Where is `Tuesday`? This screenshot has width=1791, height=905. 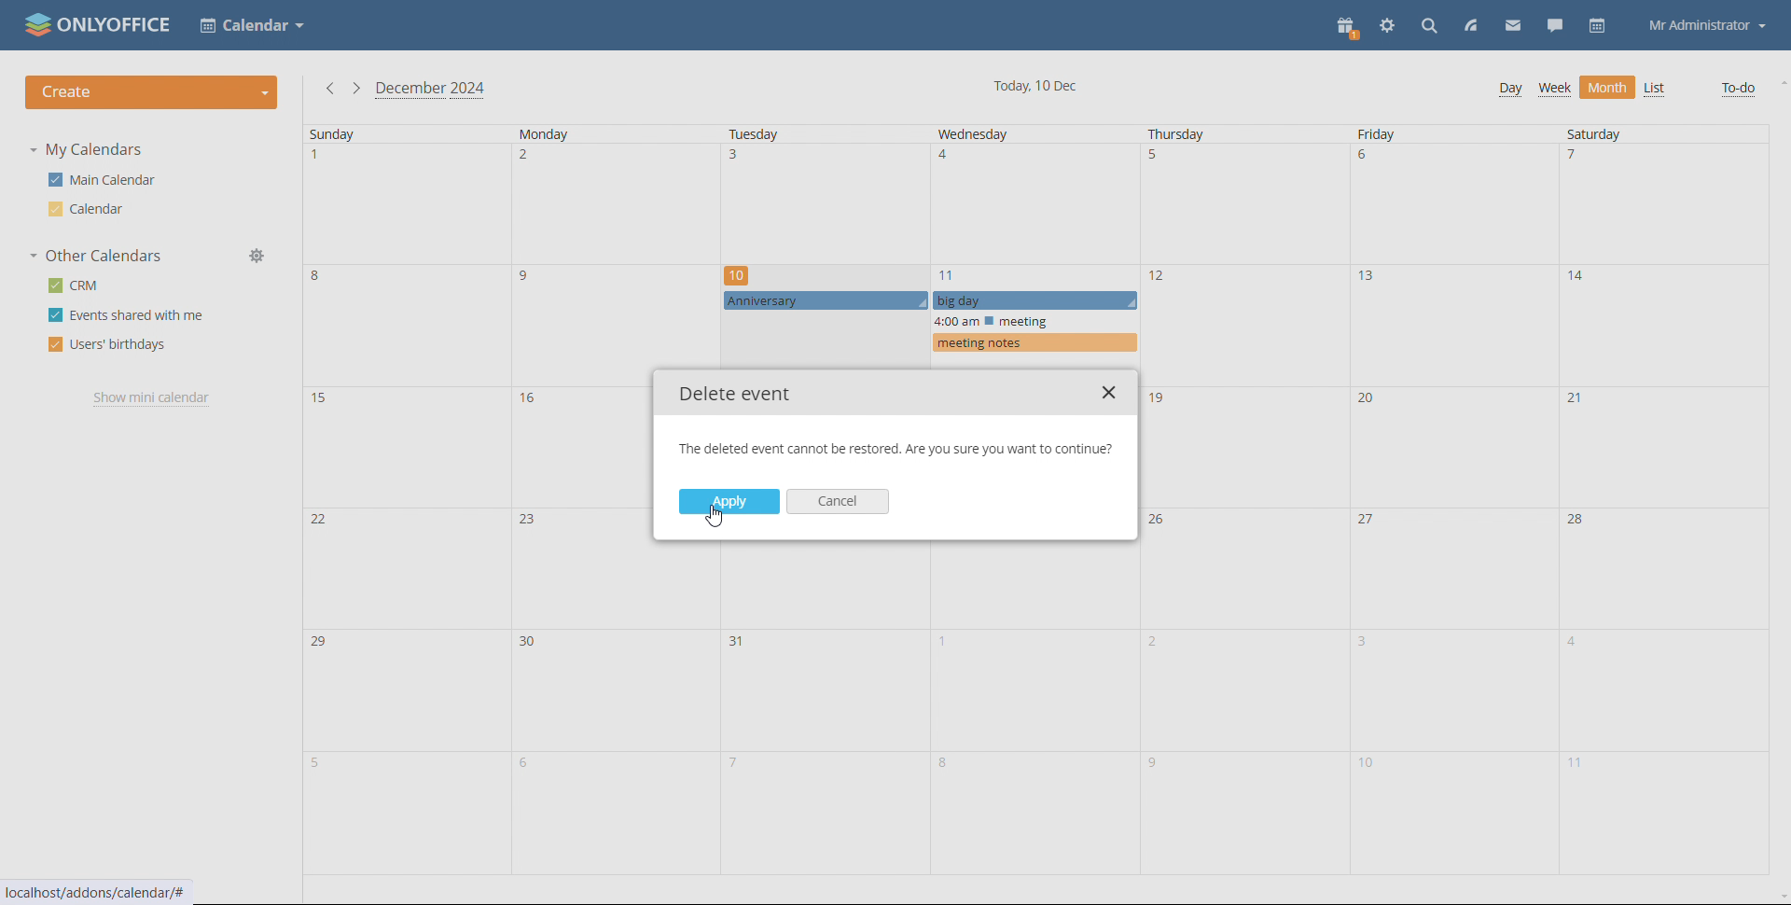 Tuesday is located at coordinates (827, 710).